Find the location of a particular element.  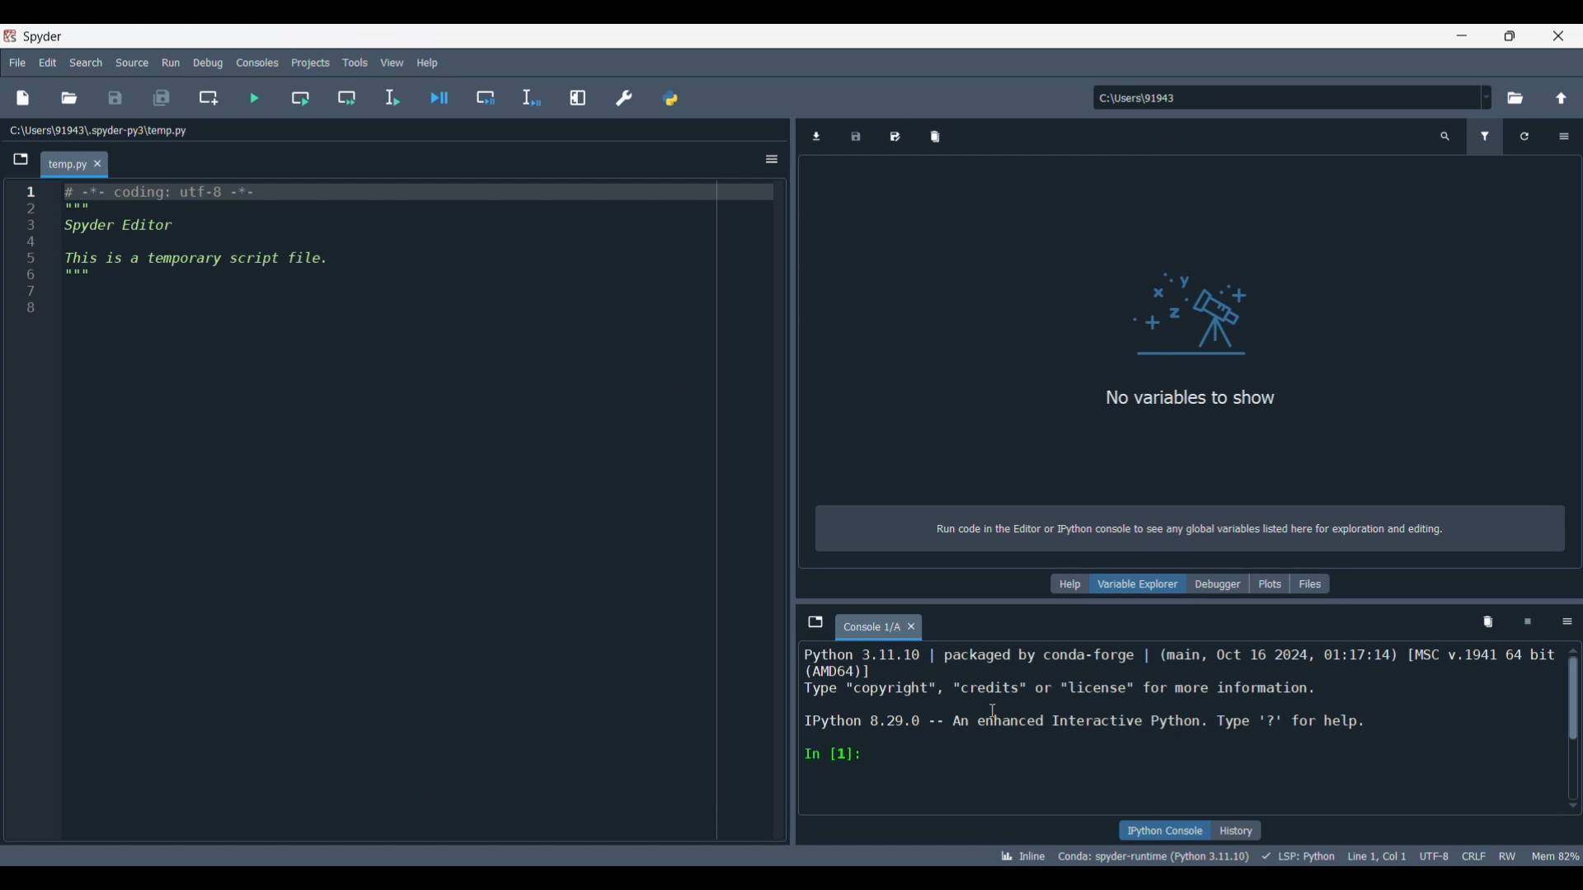

File location is located at coordinates (99, 130).